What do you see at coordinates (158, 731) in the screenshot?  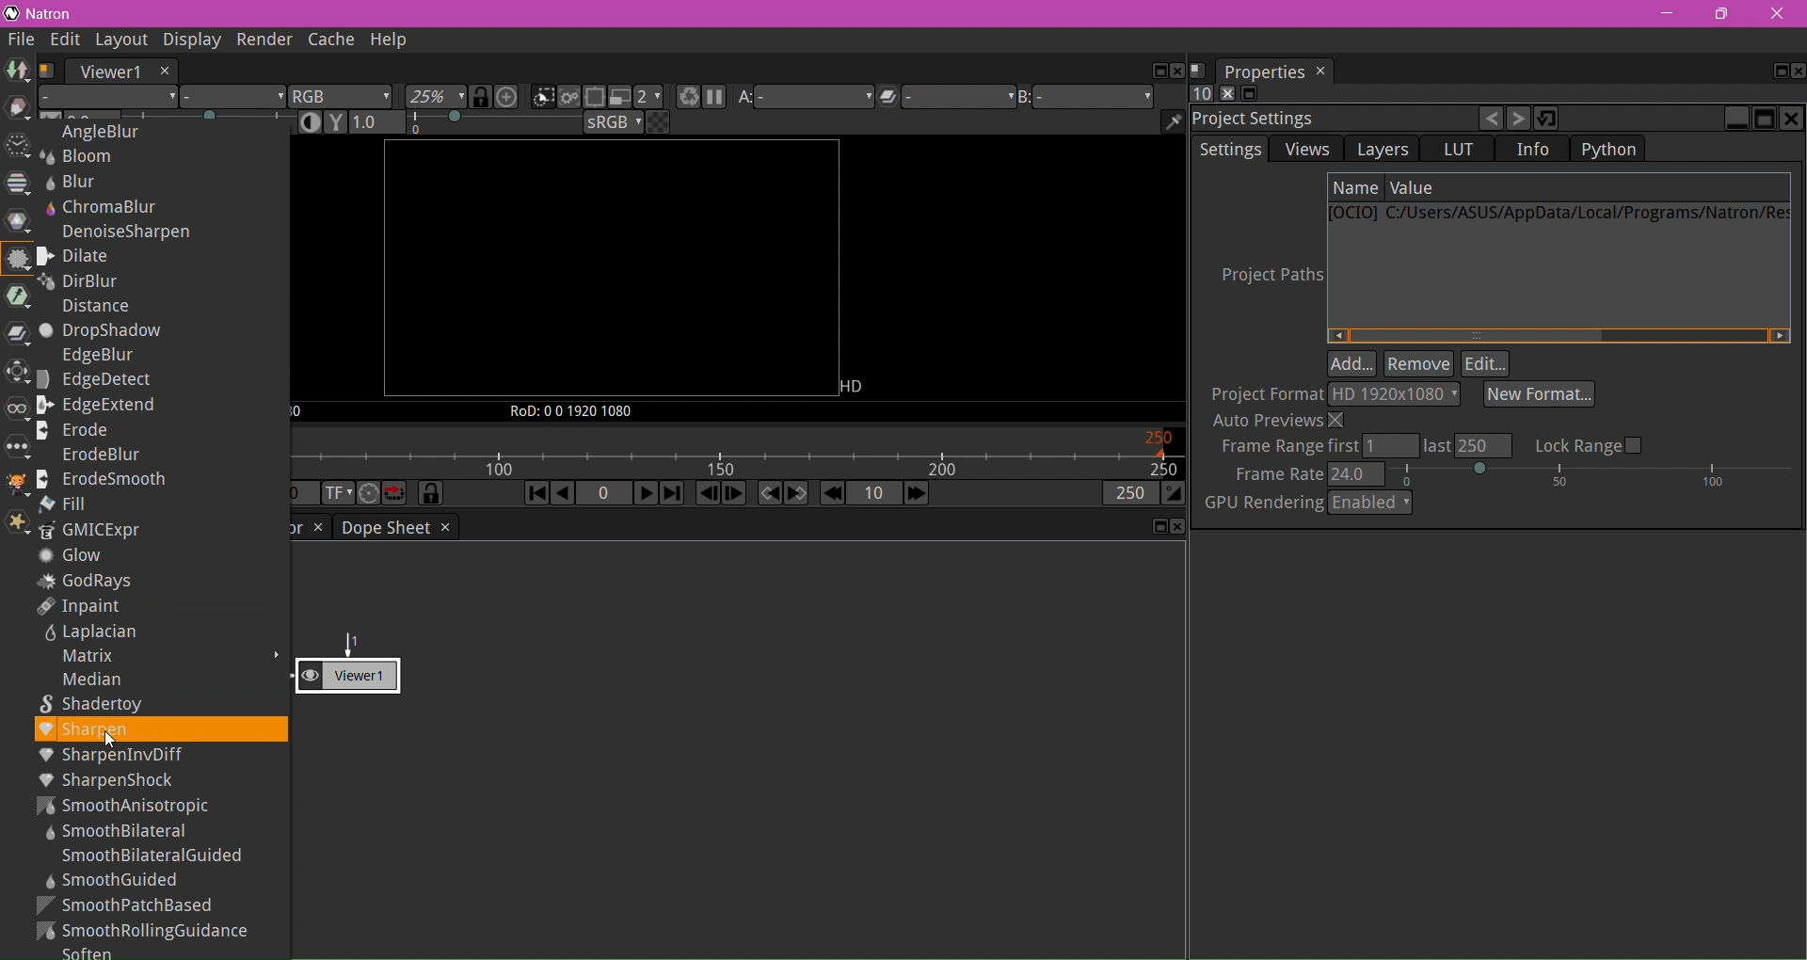 I see `Sharpen` at bounding box center [158, 731].